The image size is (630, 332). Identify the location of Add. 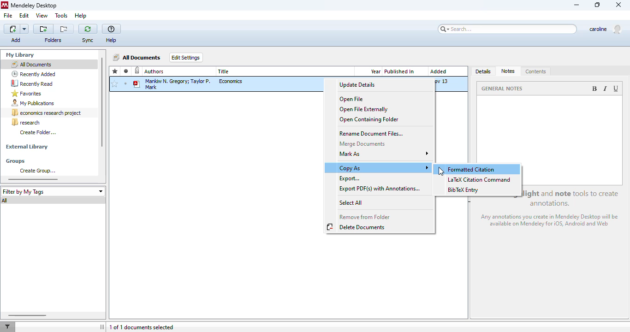
(17, 40).